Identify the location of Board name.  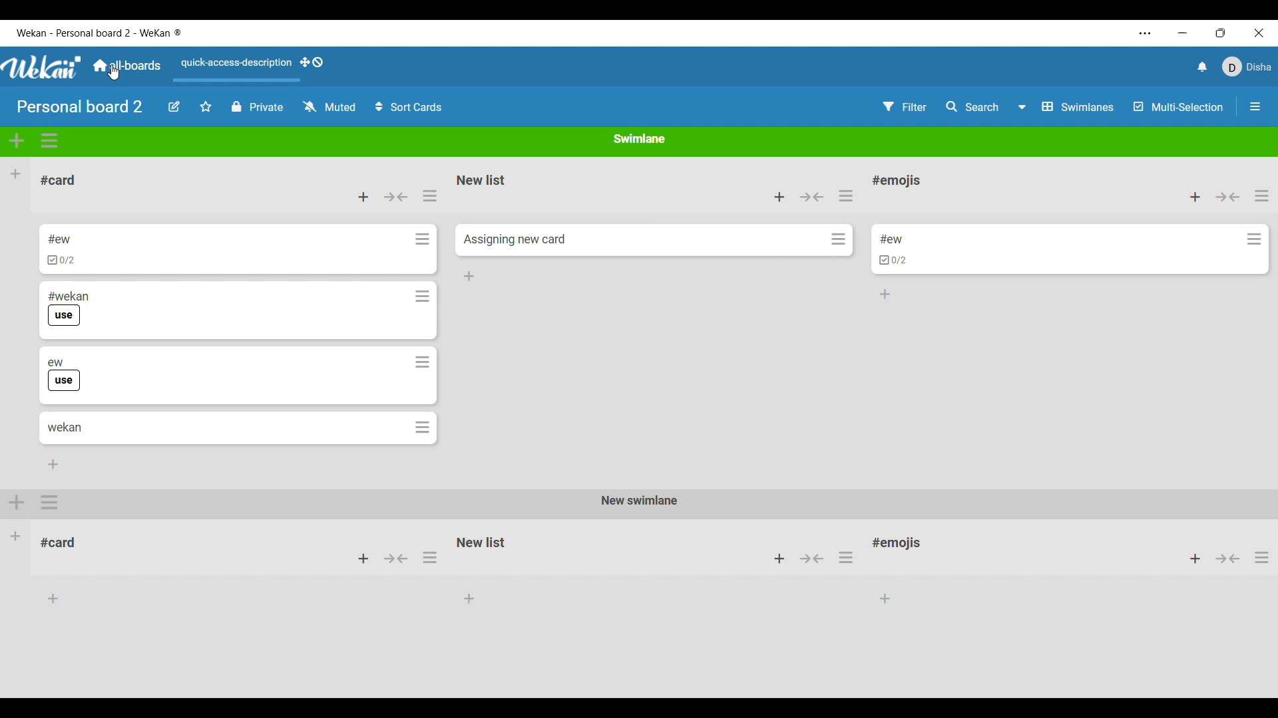
(80, 106).